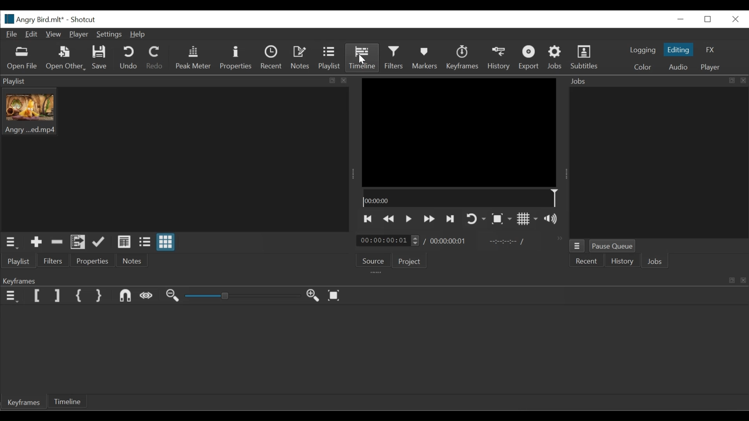  Describe the element at coordinates (172, 296) in the screenshot. I see `zoom keyframe out` at that location.